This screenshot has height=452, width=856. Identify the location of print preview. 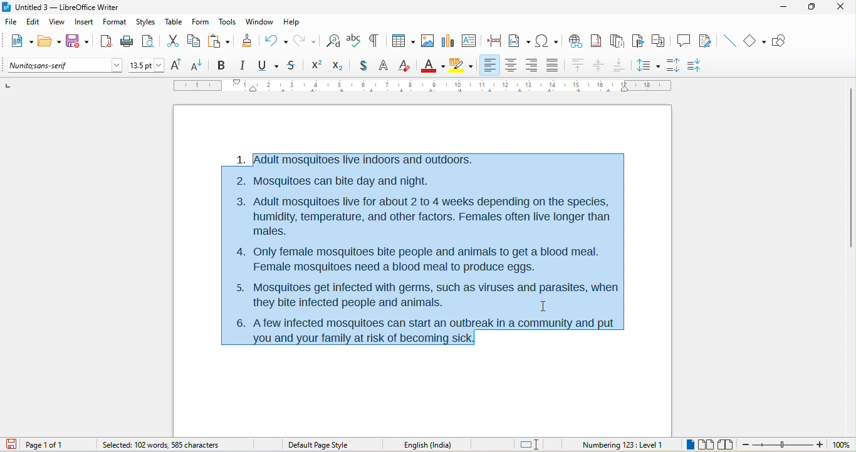
(151, 40).